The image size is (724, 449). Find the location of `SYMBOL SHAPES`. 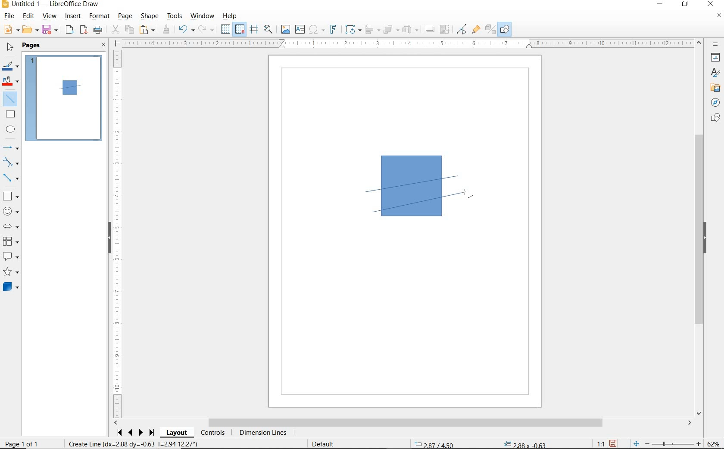

SYMBOL SHAPES is located at coordinates (11, 210).